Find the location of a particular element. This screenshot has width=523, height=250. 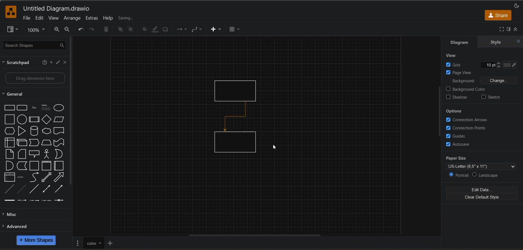

to back is located at coordinates (130, 30).